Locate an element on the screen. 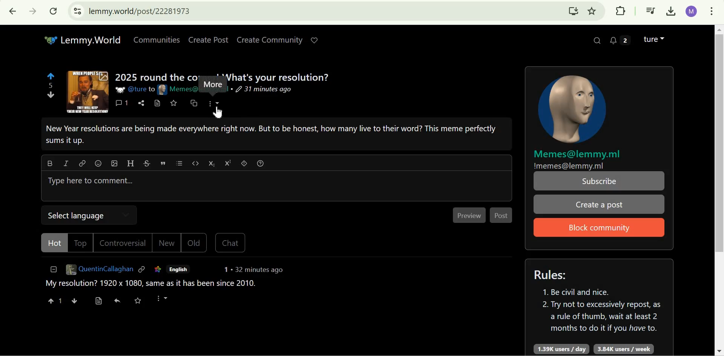 This screenshot has height=356, width=724. Click to go back, hold to see history is located at coordinates (13, 11).